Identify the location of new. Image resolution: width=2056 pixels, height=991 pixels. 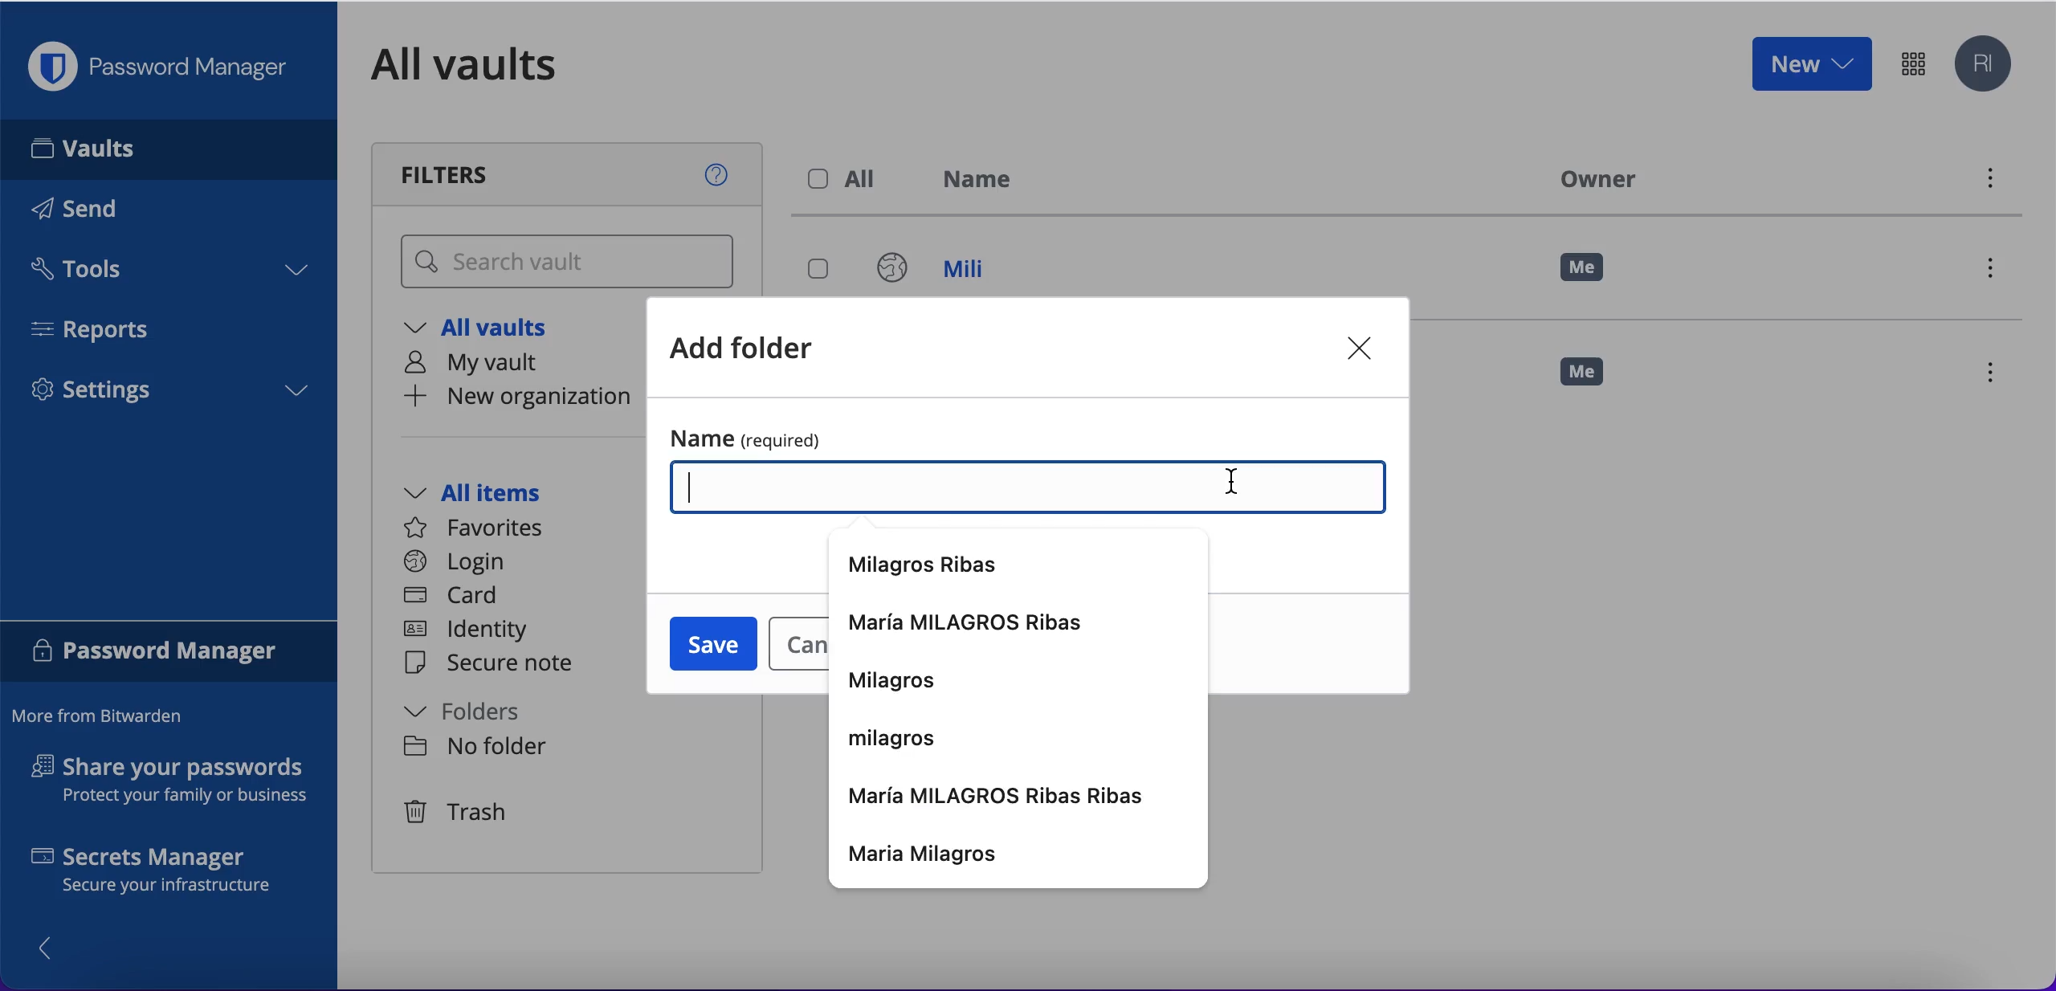
(1810, 63).